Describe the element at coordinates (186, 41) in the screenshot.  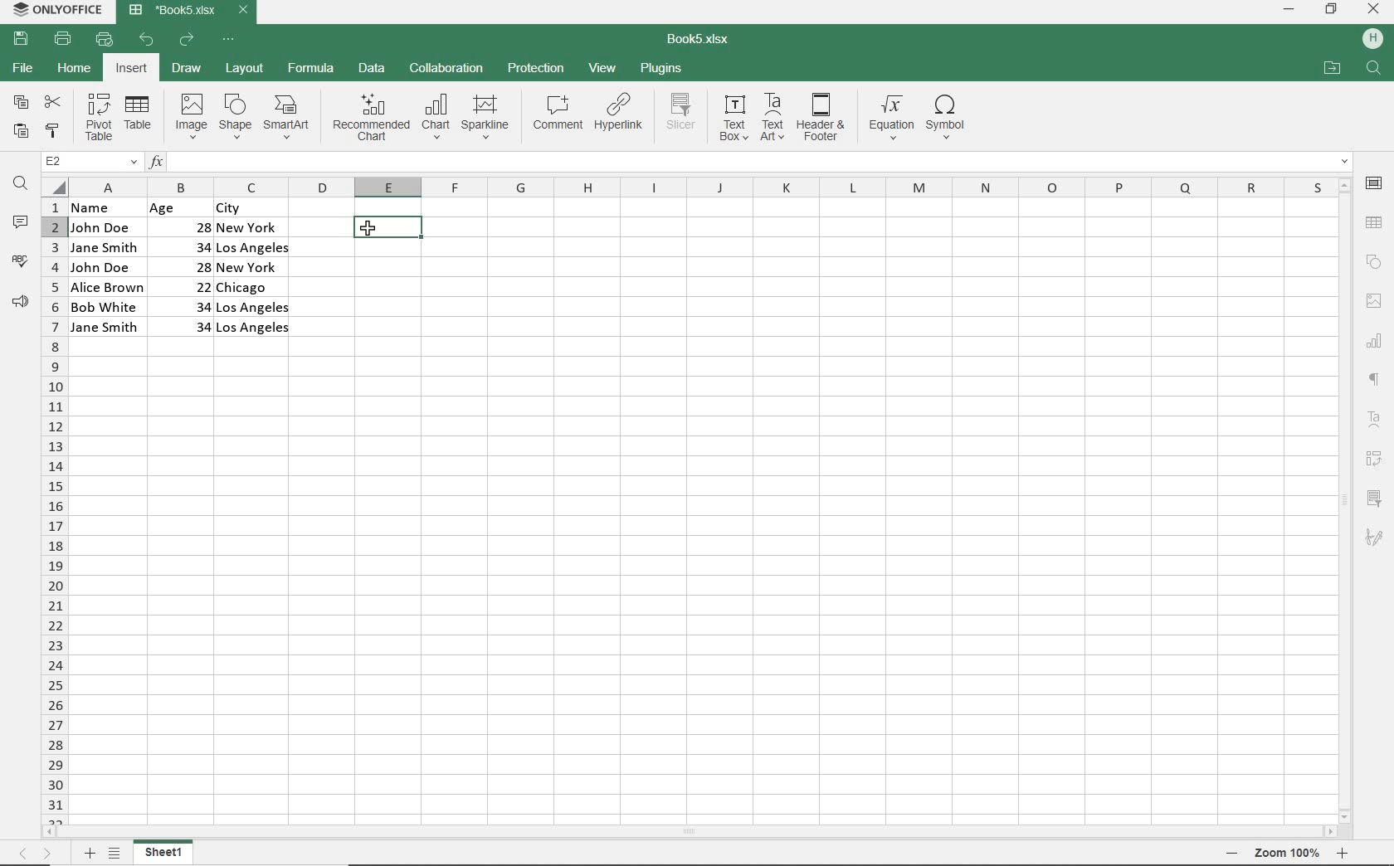
I see `REDO` at that location.